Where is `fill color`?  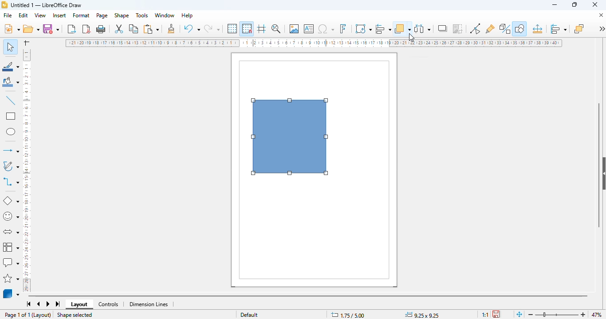
fill color is located at coordinates (11, 82).